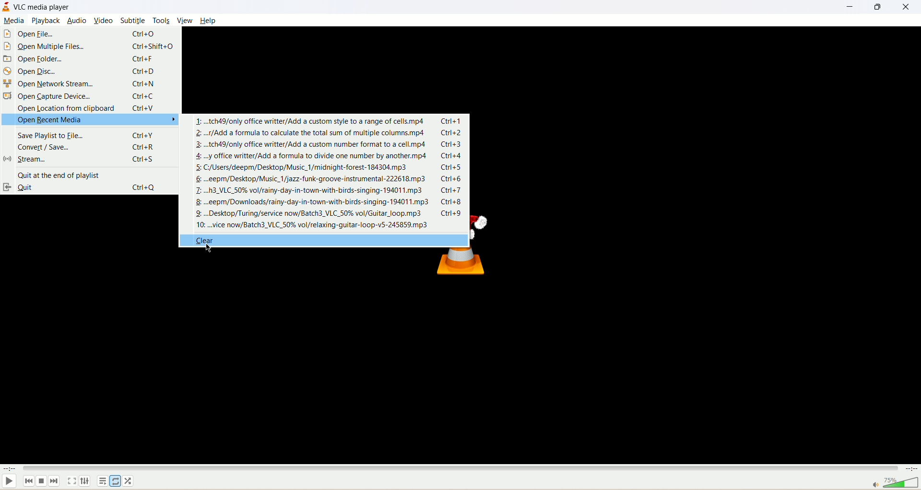 The image size is (921, 490). Describe the element at coordinates (143, 84) in the screenshot. I see `ctrl+N` at that location.